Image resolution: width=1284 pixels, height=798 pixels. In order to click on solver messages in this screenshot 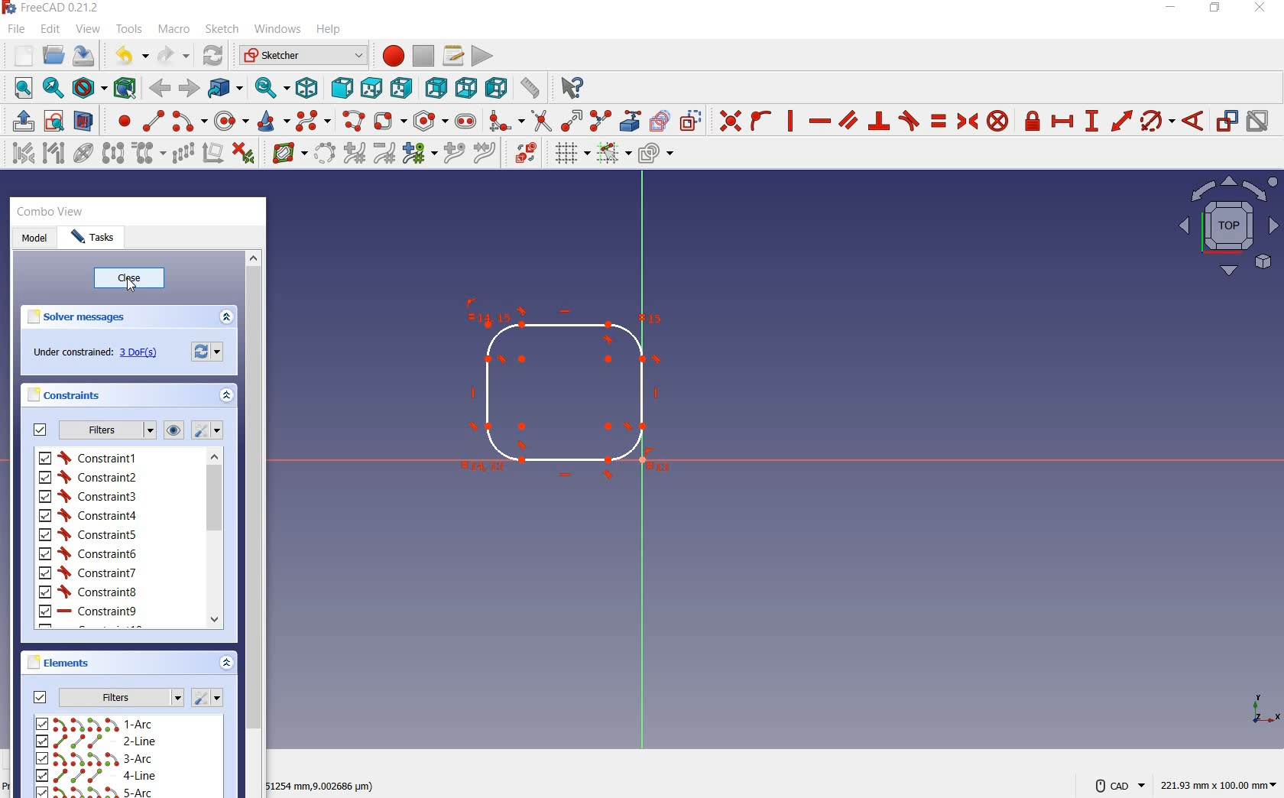, I will do `click(76, 316)`.